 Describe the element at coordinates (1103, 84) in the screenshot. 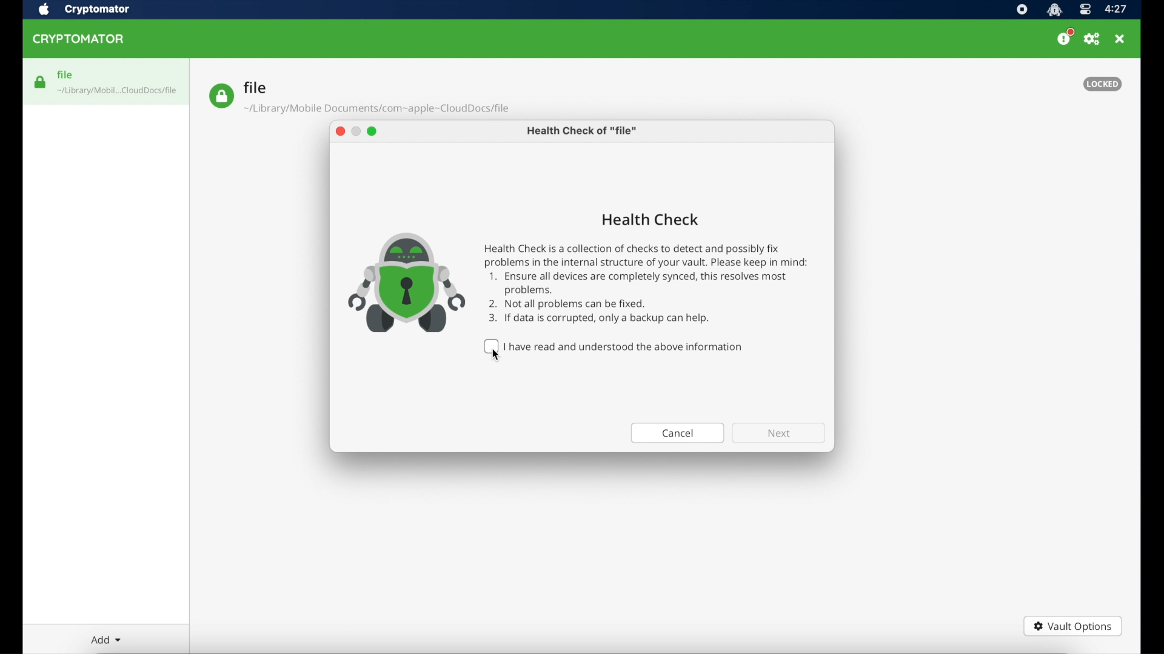

I see `locked` at that location.